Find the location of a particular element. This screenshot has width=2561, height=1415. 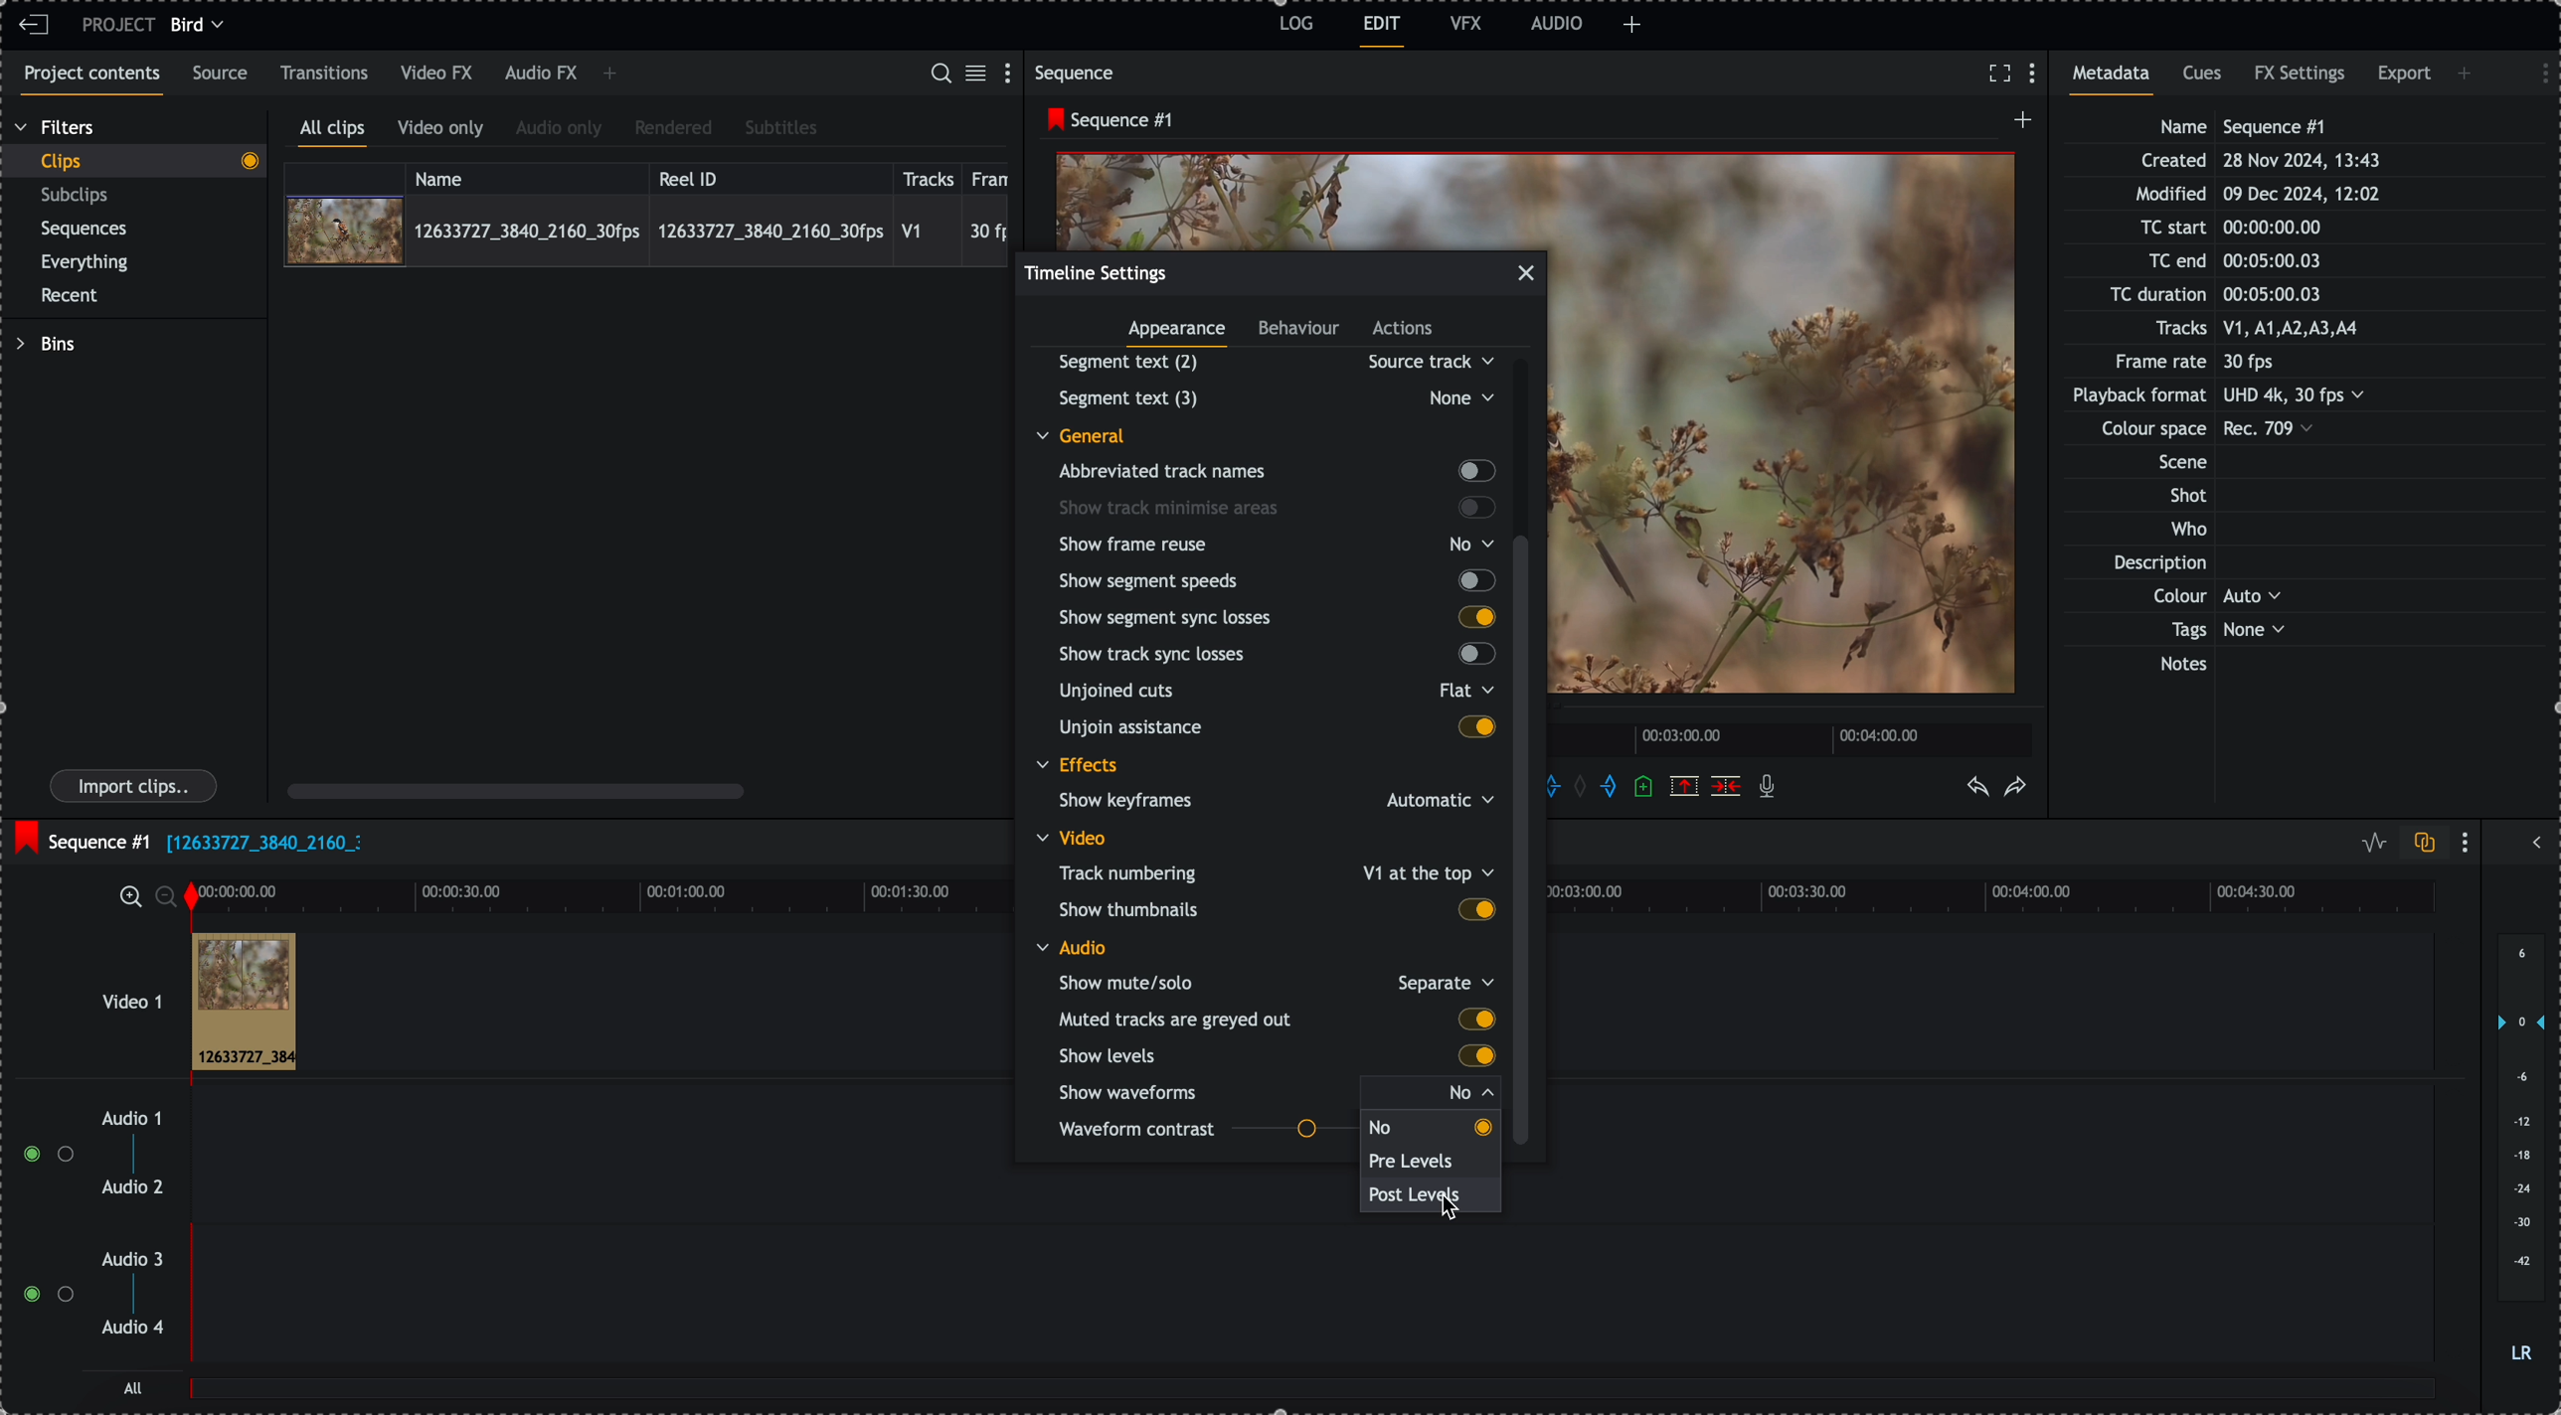

all clips is located at coordinates (333, 132).